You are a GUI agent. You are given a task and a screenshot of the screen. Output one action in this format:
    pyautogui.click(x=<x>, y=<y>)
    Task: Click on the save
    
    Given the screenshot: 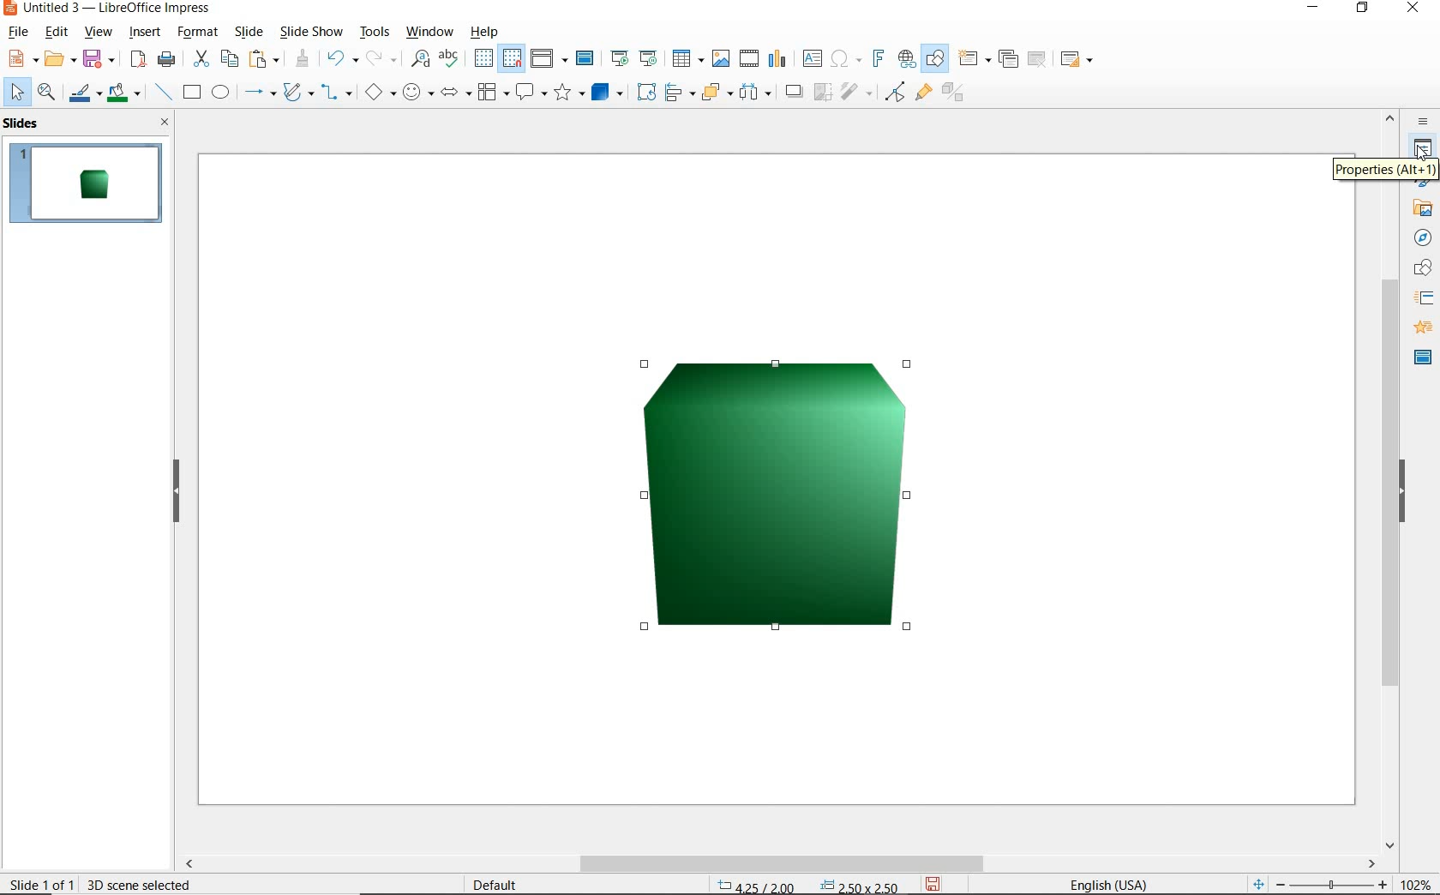 What is the action you would take?
    pyautogui.click(x=98, y=61)
    